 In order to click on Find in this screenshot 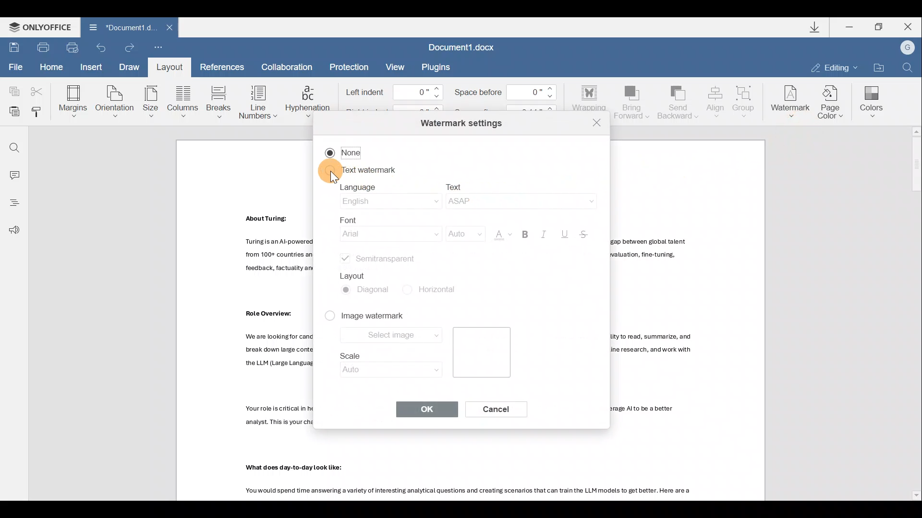, I will do `click(908, 66)`.